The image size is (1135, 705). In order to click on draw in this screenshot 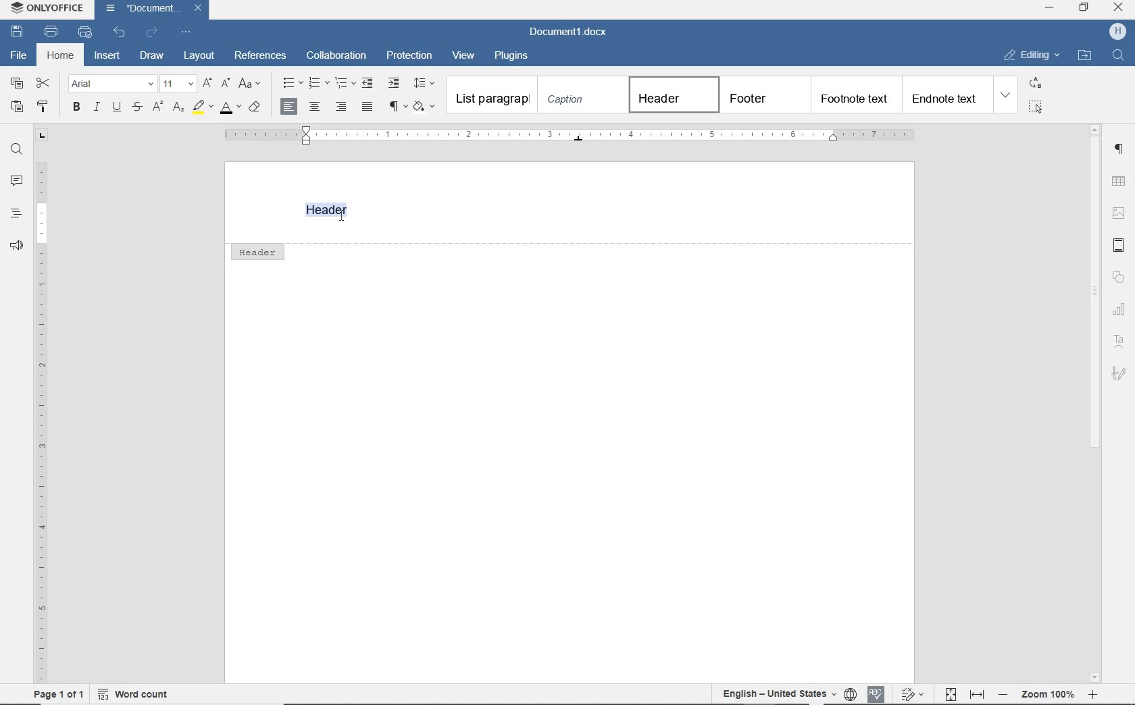, I will do `click(152, 55)`.